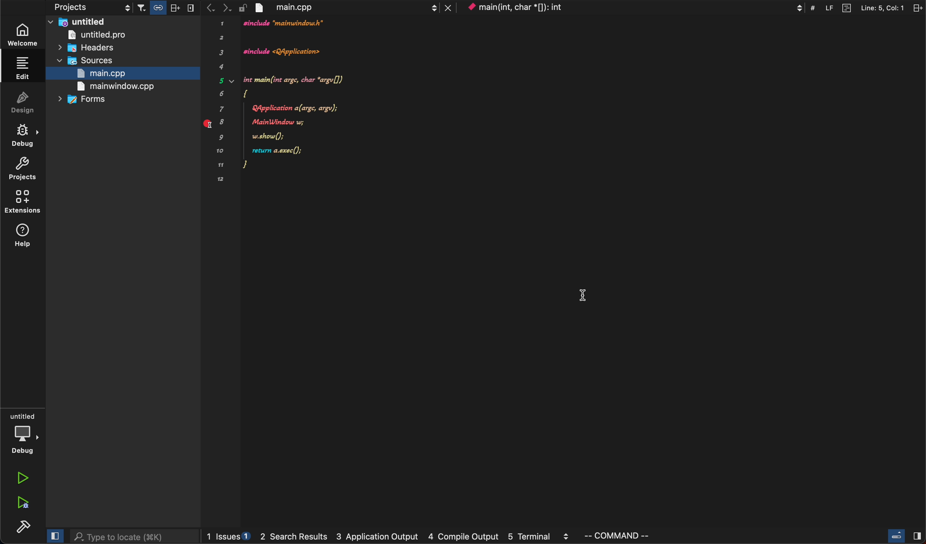 The height and width of the screenshot is (544, 926). What do you see at coordinates (73, 7) in the screenshot?
I see `projects` at bounding box center [73, 7].